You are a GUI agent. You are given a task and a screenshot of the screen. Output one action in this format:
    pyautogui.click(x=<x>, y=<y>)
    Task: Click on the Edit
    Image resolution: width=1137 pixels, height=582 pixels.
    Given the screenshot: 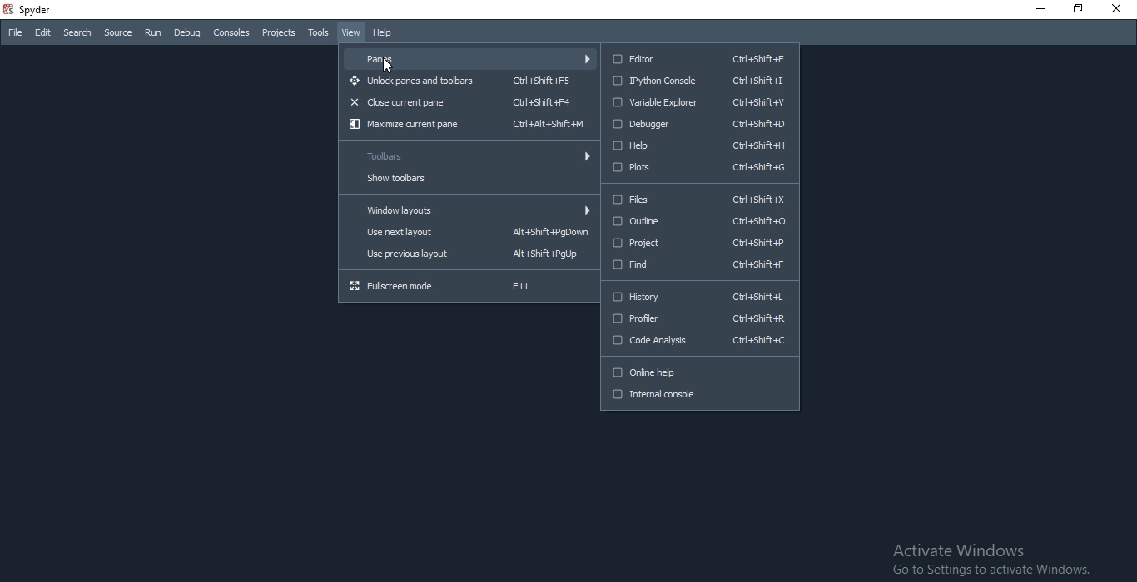 What is the action you would take?
    pyautogui.click(x=44, y=34)
    